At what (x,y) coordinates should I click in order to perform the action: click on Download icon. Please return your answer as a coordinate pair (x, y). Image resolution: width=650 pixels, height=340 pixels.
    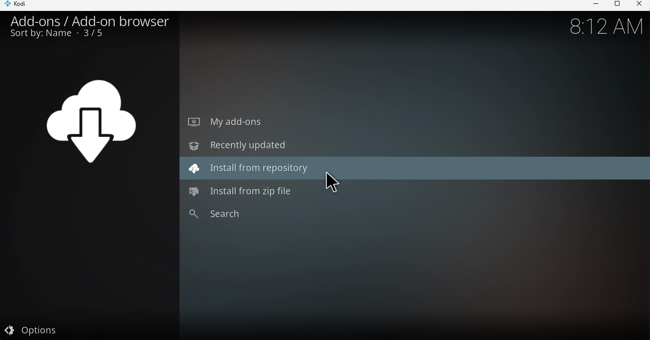
    Looking at the image, I should click on (89, 123).